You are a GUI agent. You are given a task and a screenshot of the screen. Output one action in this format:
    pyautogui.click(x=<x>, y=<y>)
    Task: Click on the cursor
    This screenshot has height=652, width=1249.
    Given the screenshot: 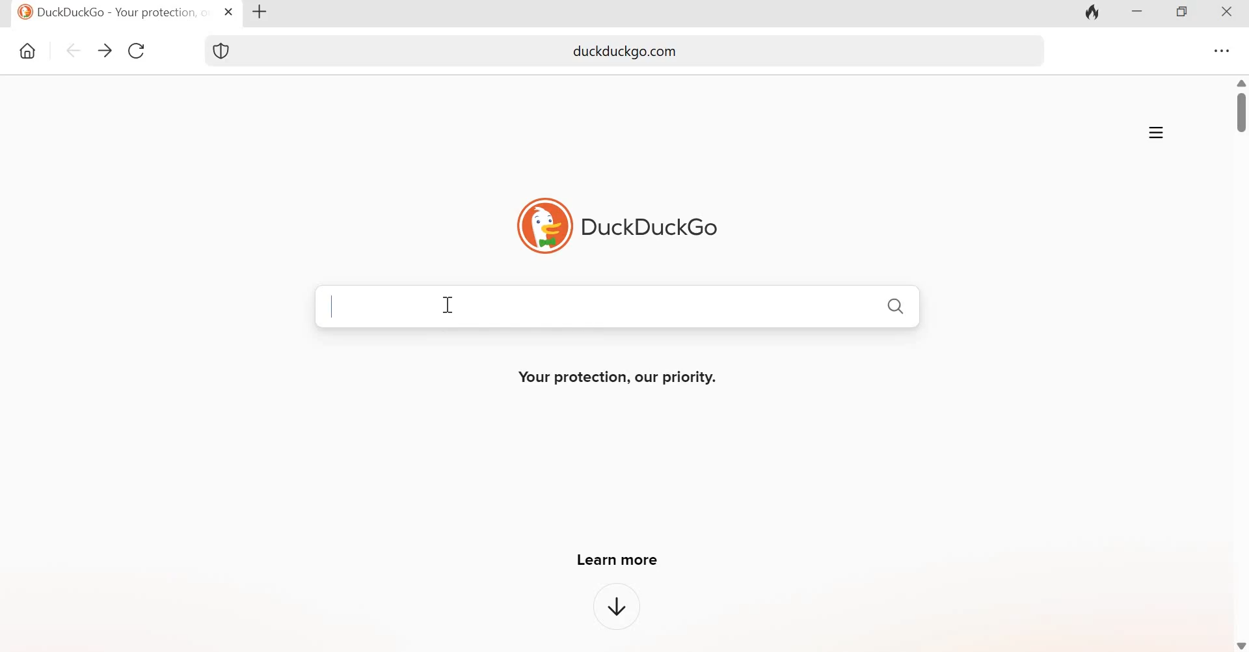 What is the action you would take?
    pyautogui.click(x=447, y=301)
    